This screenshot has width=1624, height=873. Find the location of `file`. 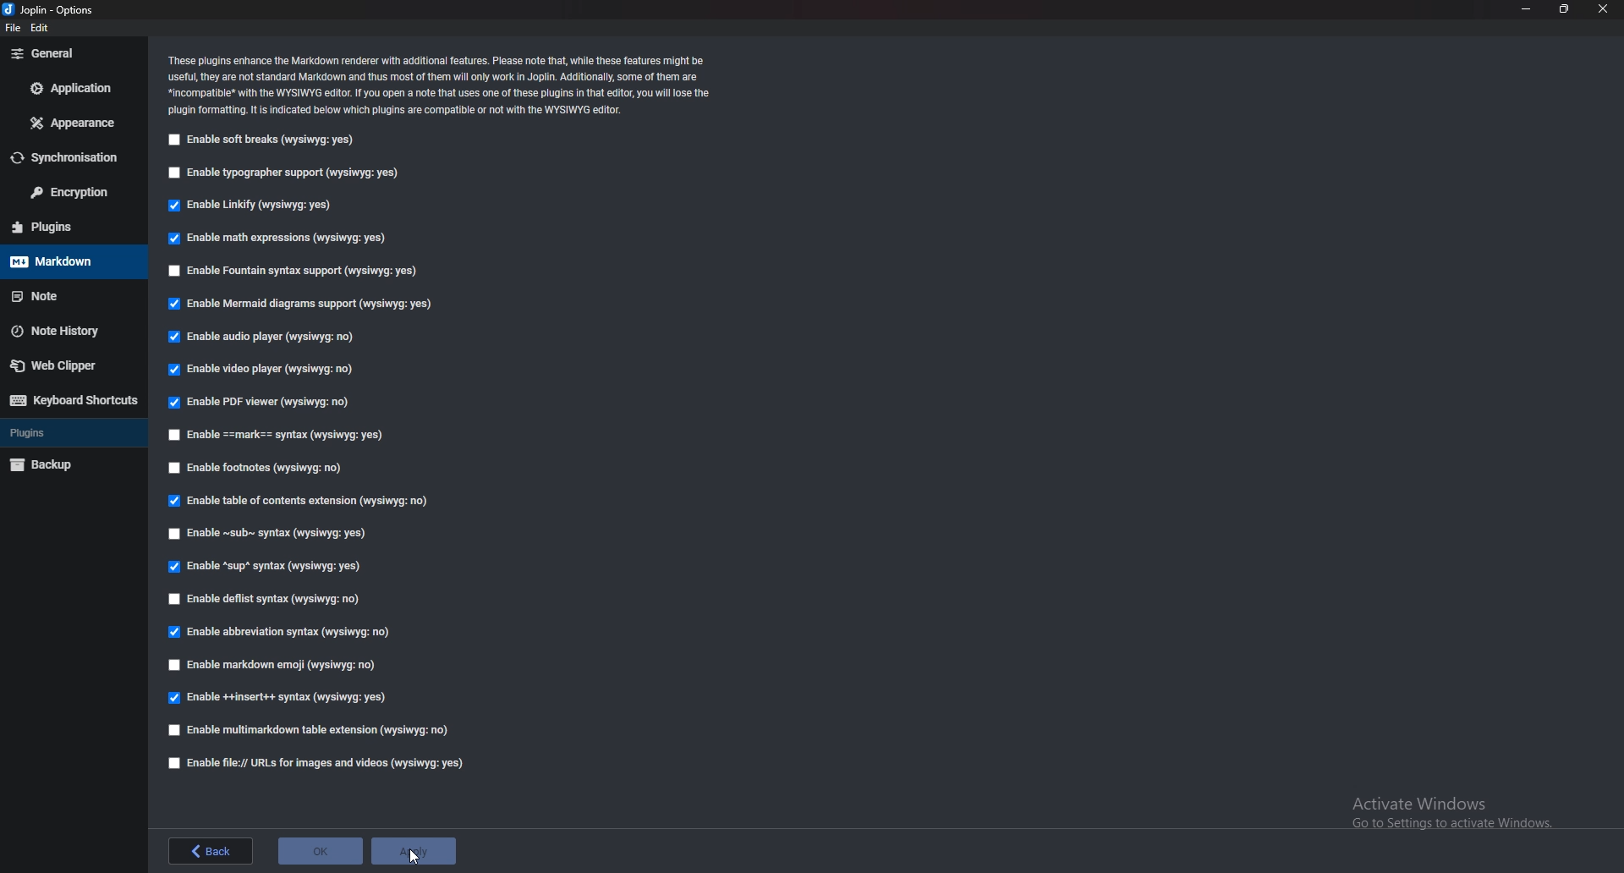

file is located at coordinates (14, 29).